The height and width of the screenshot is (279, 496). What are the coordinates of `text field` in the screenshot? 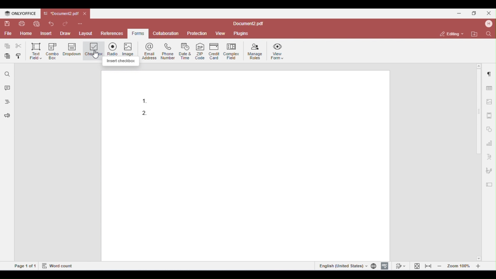 It's located at (36, 51).